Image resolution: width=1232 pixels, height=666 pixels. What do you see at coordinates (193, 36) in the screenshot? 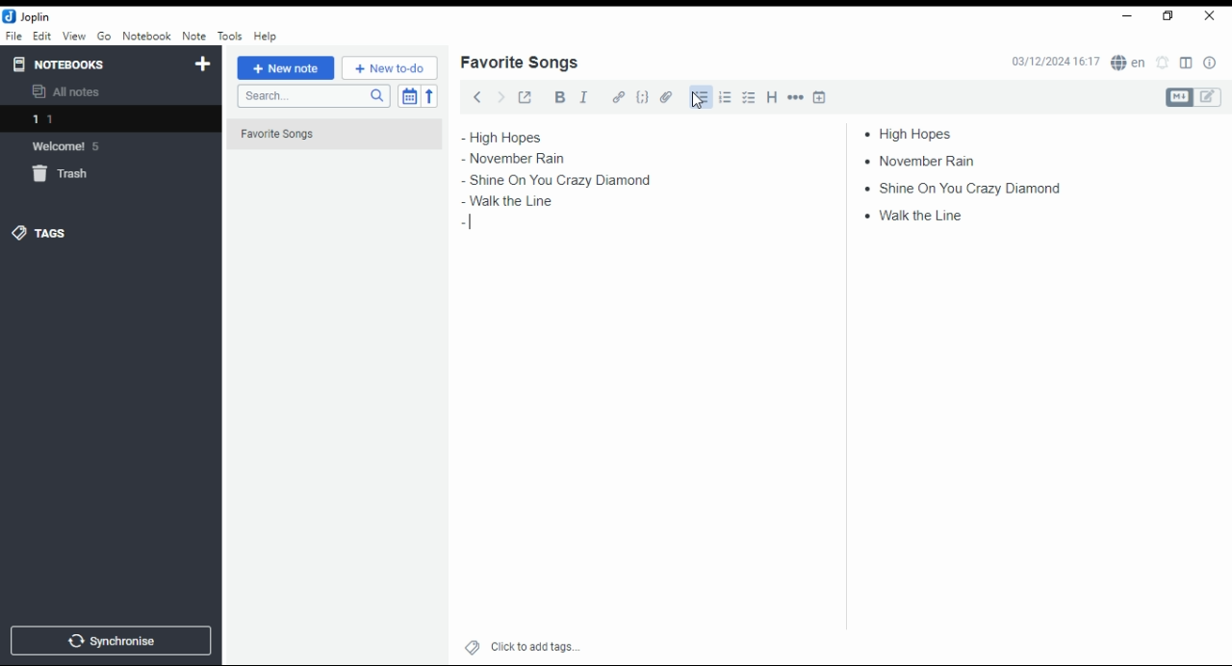
I see `note` at bounding box center [193, 36].